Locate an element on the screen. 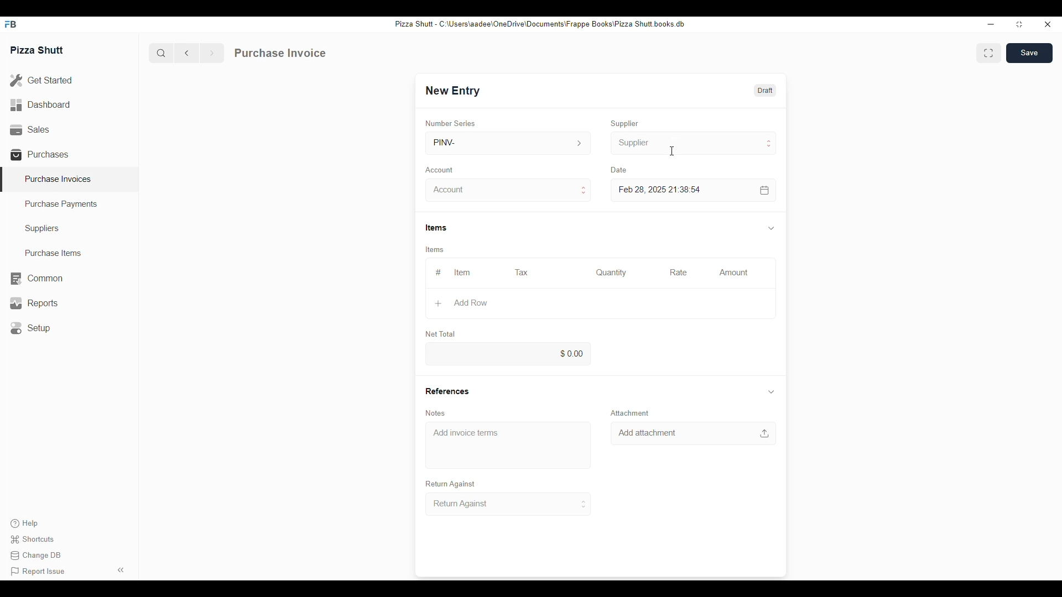 This screenshot has width=1062, height=597. resize is located at coordinates (1018, 25).